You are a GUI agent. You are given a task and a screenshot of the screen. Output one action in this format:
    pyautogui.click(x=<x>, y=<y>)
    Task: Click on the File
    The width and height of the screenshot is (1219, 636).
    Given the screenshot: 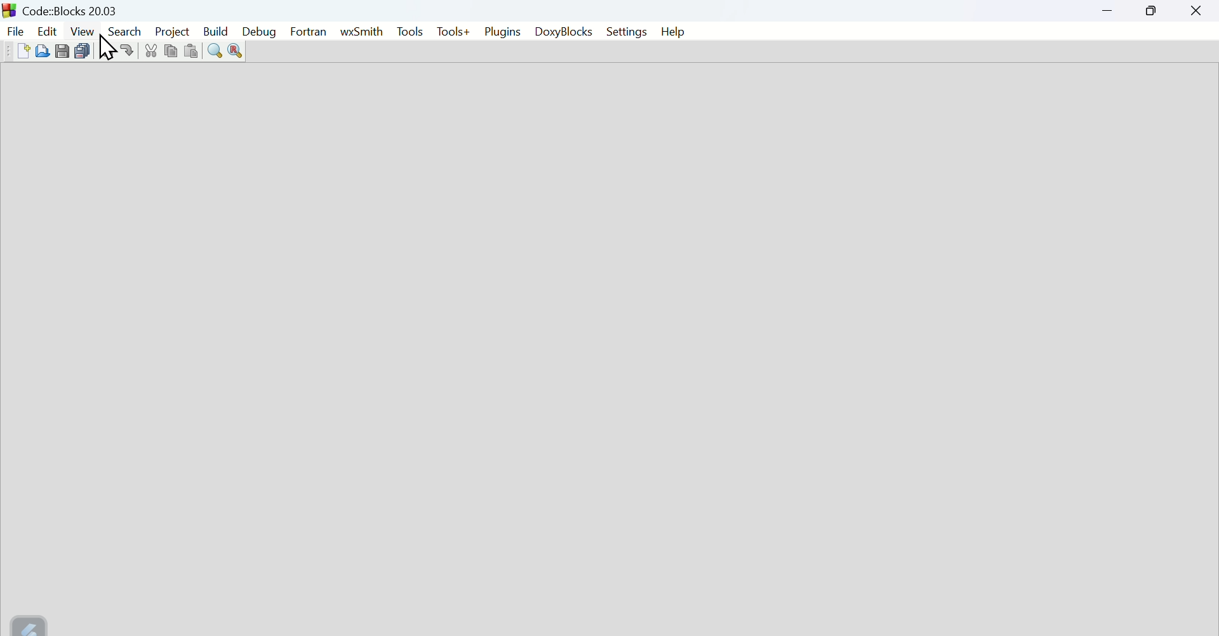 What is the action you would take?
    pyautogui.click(x=15, y=31)
    